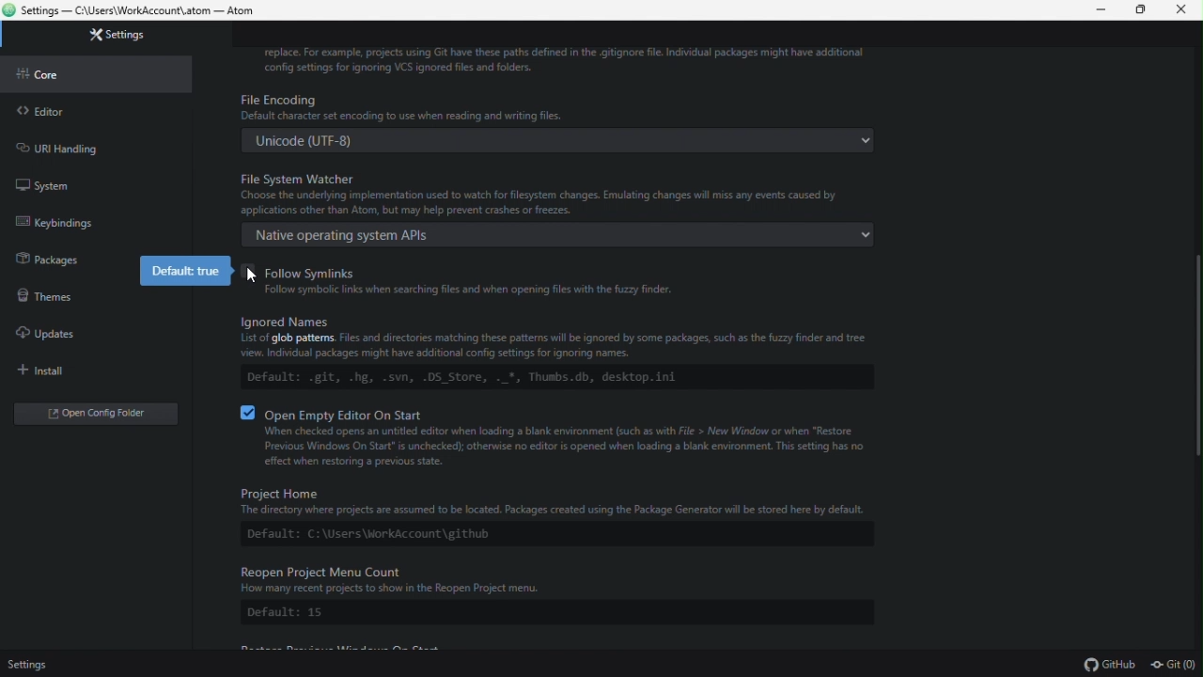 This screenshot has height=677, width=1203. Describe the element at coordinates (1144, 10) in the screenshot. I see `Restore` at that location.